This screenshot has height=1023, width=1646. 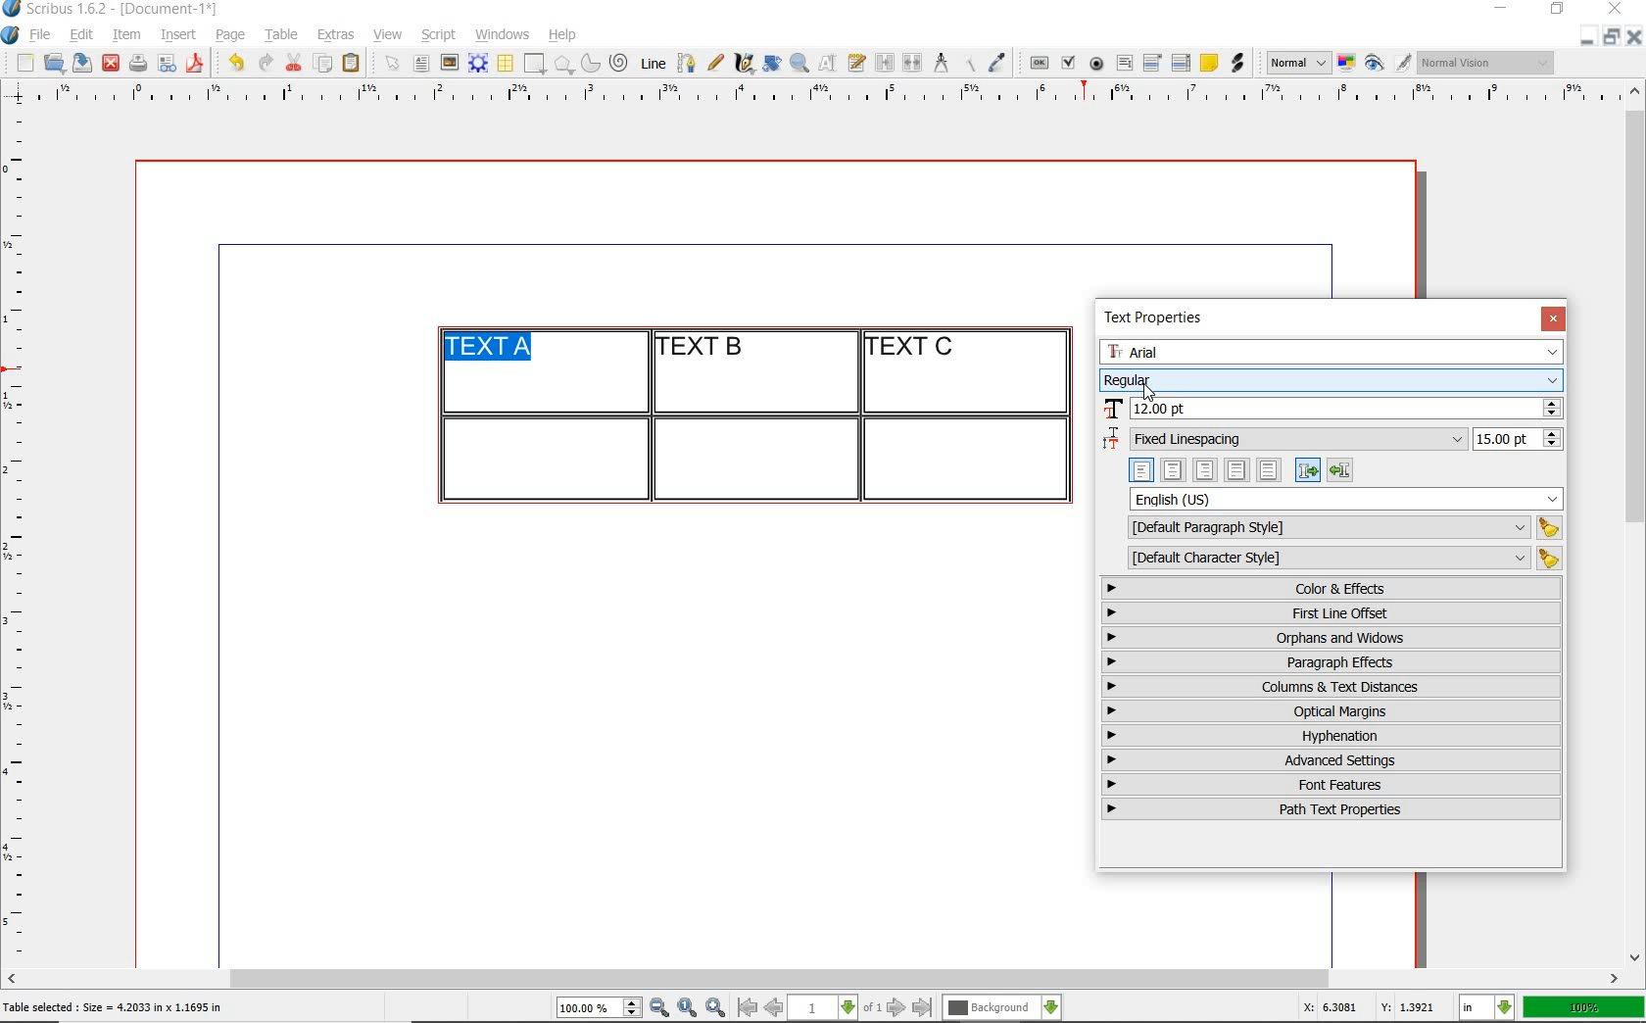 I want to click on system logo, so click(x=12, y=35).